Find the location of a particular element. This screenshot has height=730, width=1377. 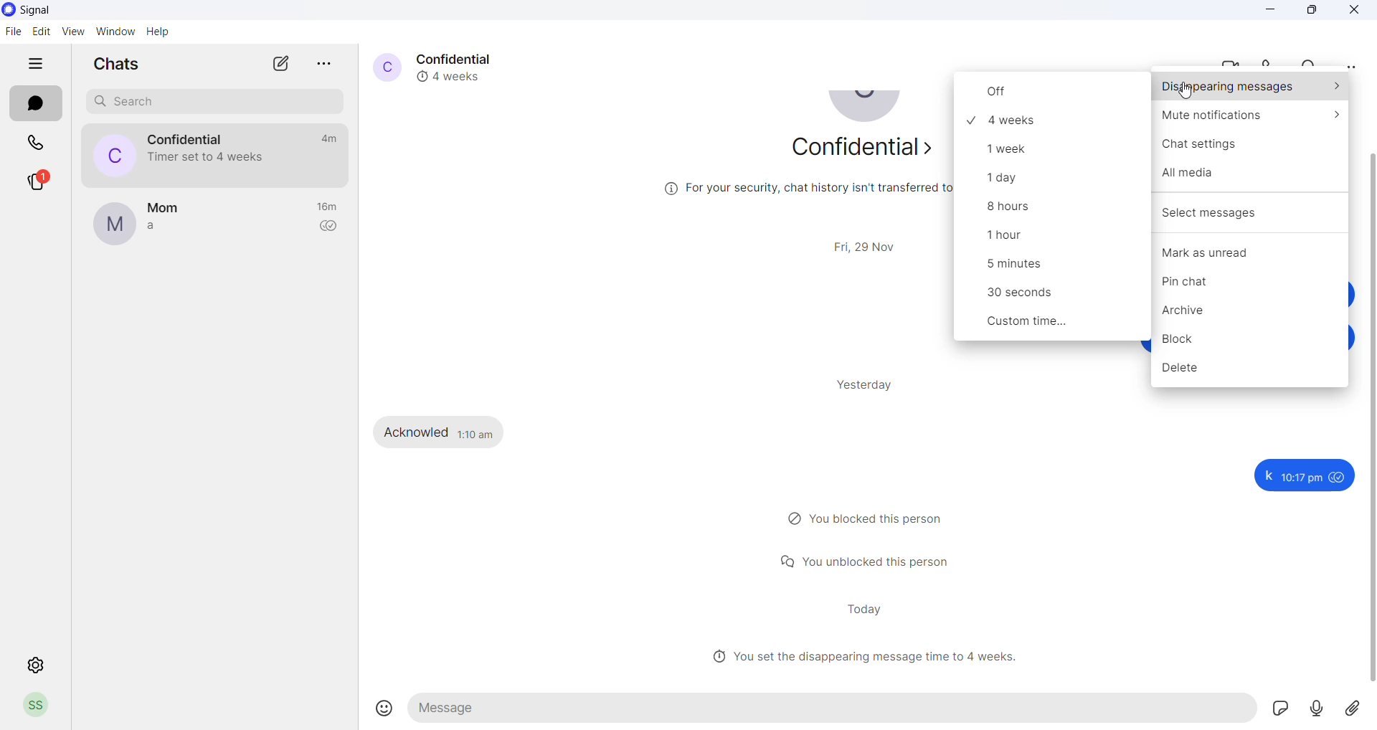

contact name is located at coordinates (187, 138).